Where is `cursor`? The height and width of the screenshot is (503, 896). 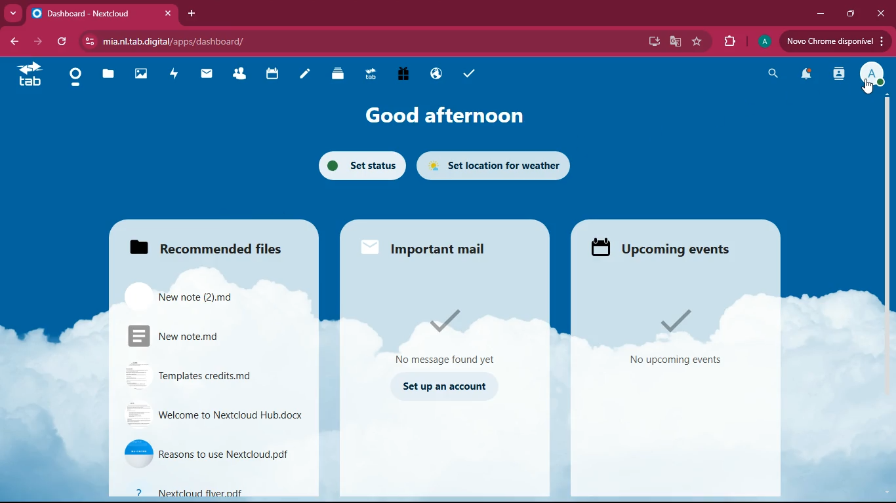 cursor is located at coordinates (867, 84).